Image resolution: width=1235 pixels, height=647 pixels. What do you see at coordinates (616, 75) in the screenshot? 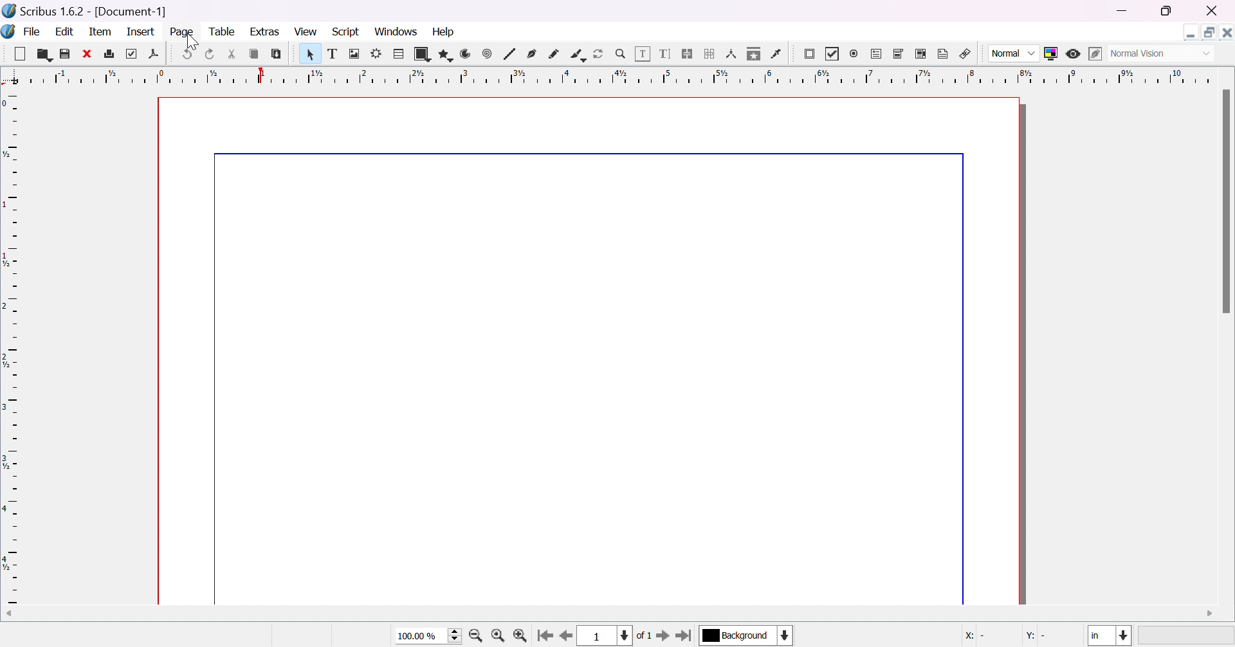
I see `ruler` at bounding box center [616, 75].